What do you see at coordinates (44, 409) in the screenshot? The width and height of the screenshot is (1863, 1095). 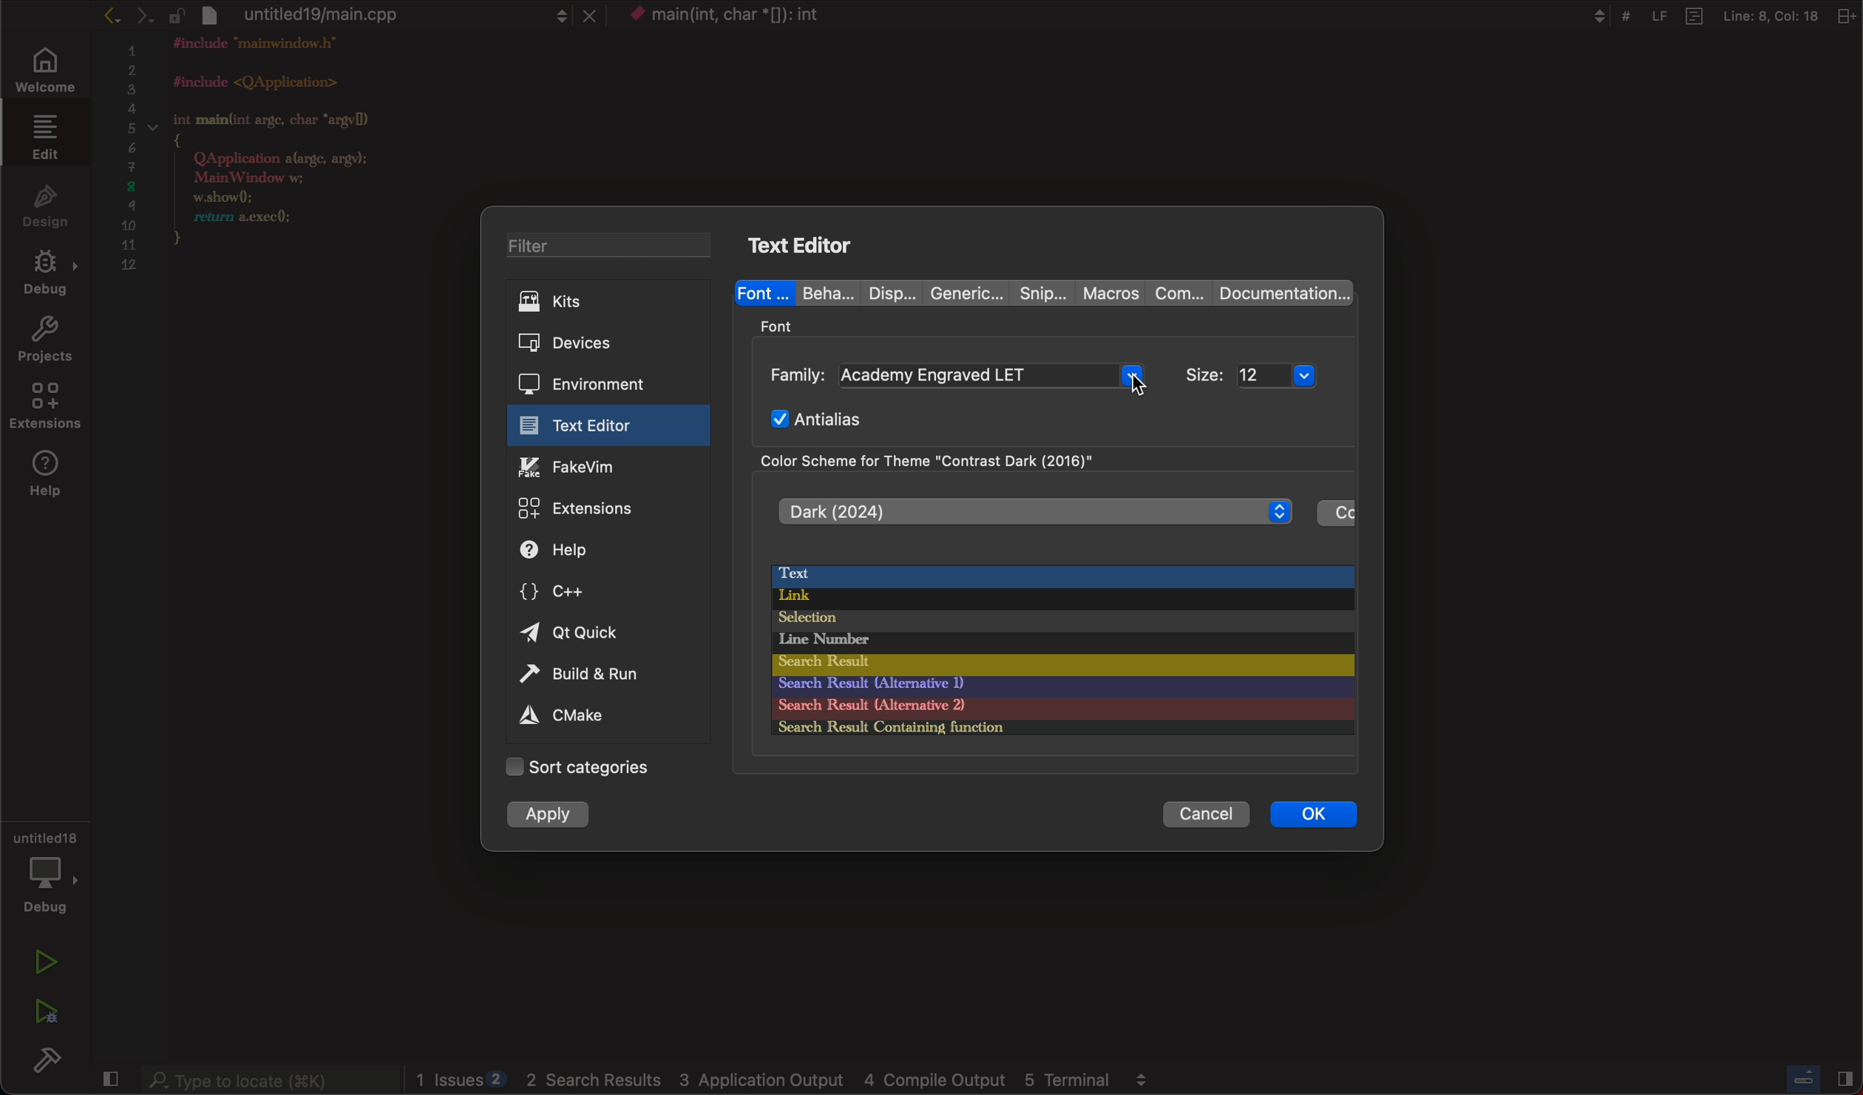 I see `extensions` at bounding box center [44, 409].